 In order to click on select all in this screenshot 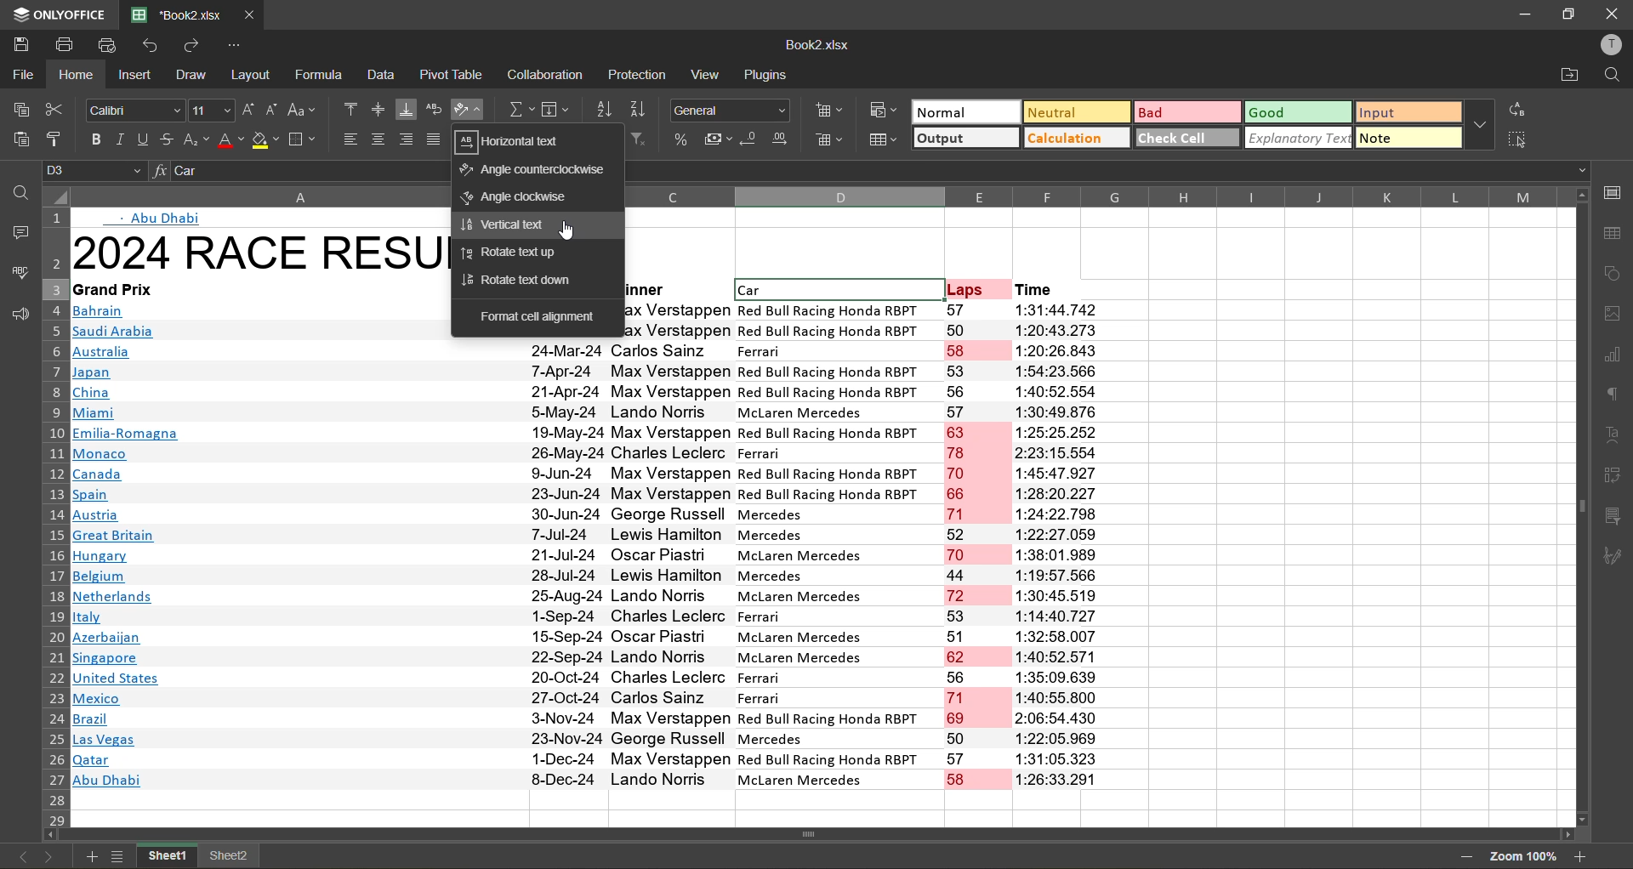, I will do `click(1512, 137)`.